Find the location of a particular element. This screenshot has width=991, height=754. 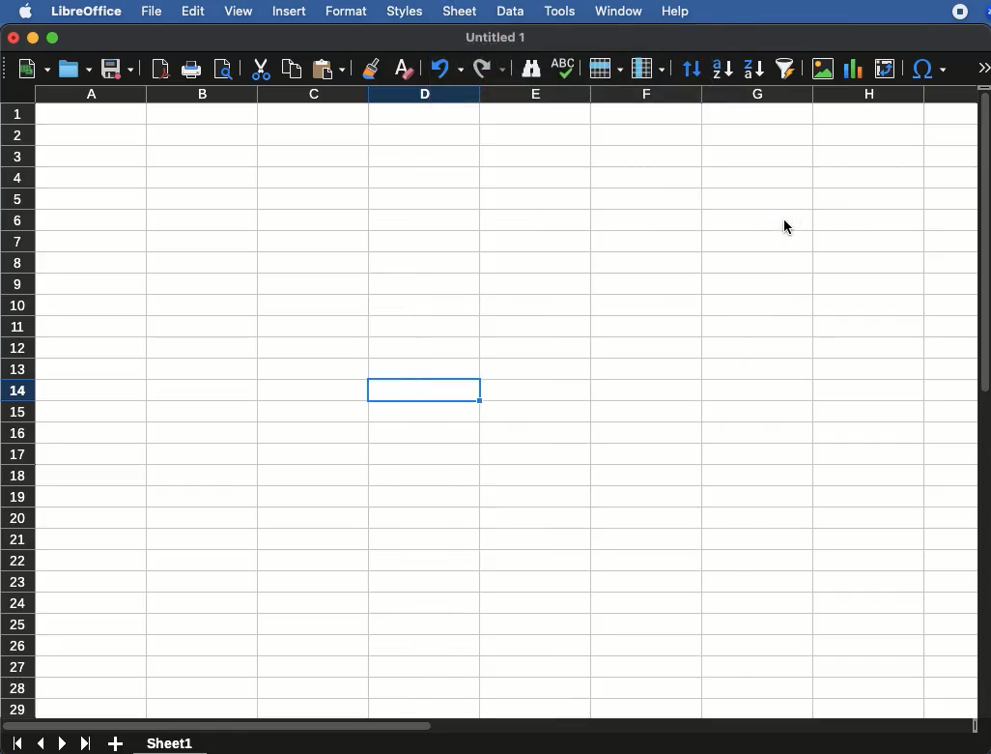

next sheet is located at coordinates (64, 744).